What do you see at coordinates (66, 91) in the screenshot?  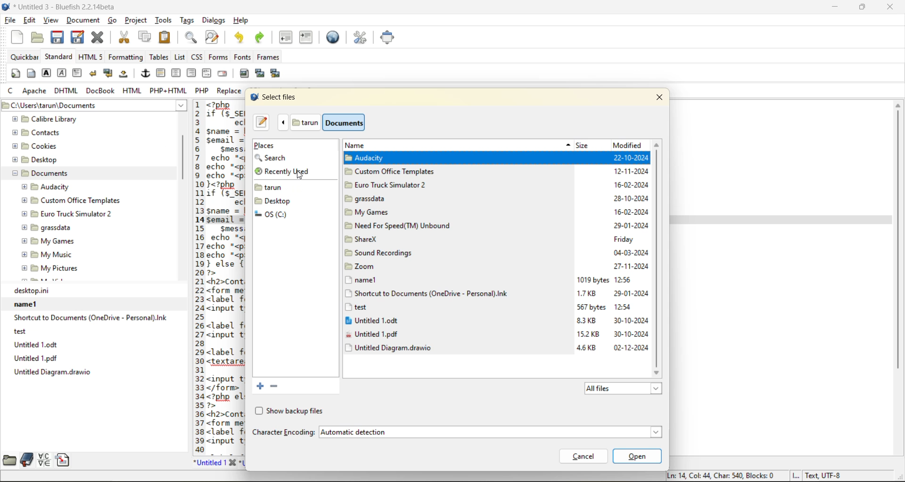 I see `dhtml` at bounding box center [66, 91].